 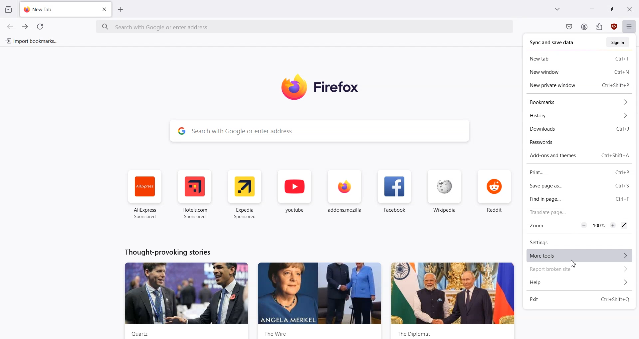 I want to click on New Private window, so click(x=559, y=85).